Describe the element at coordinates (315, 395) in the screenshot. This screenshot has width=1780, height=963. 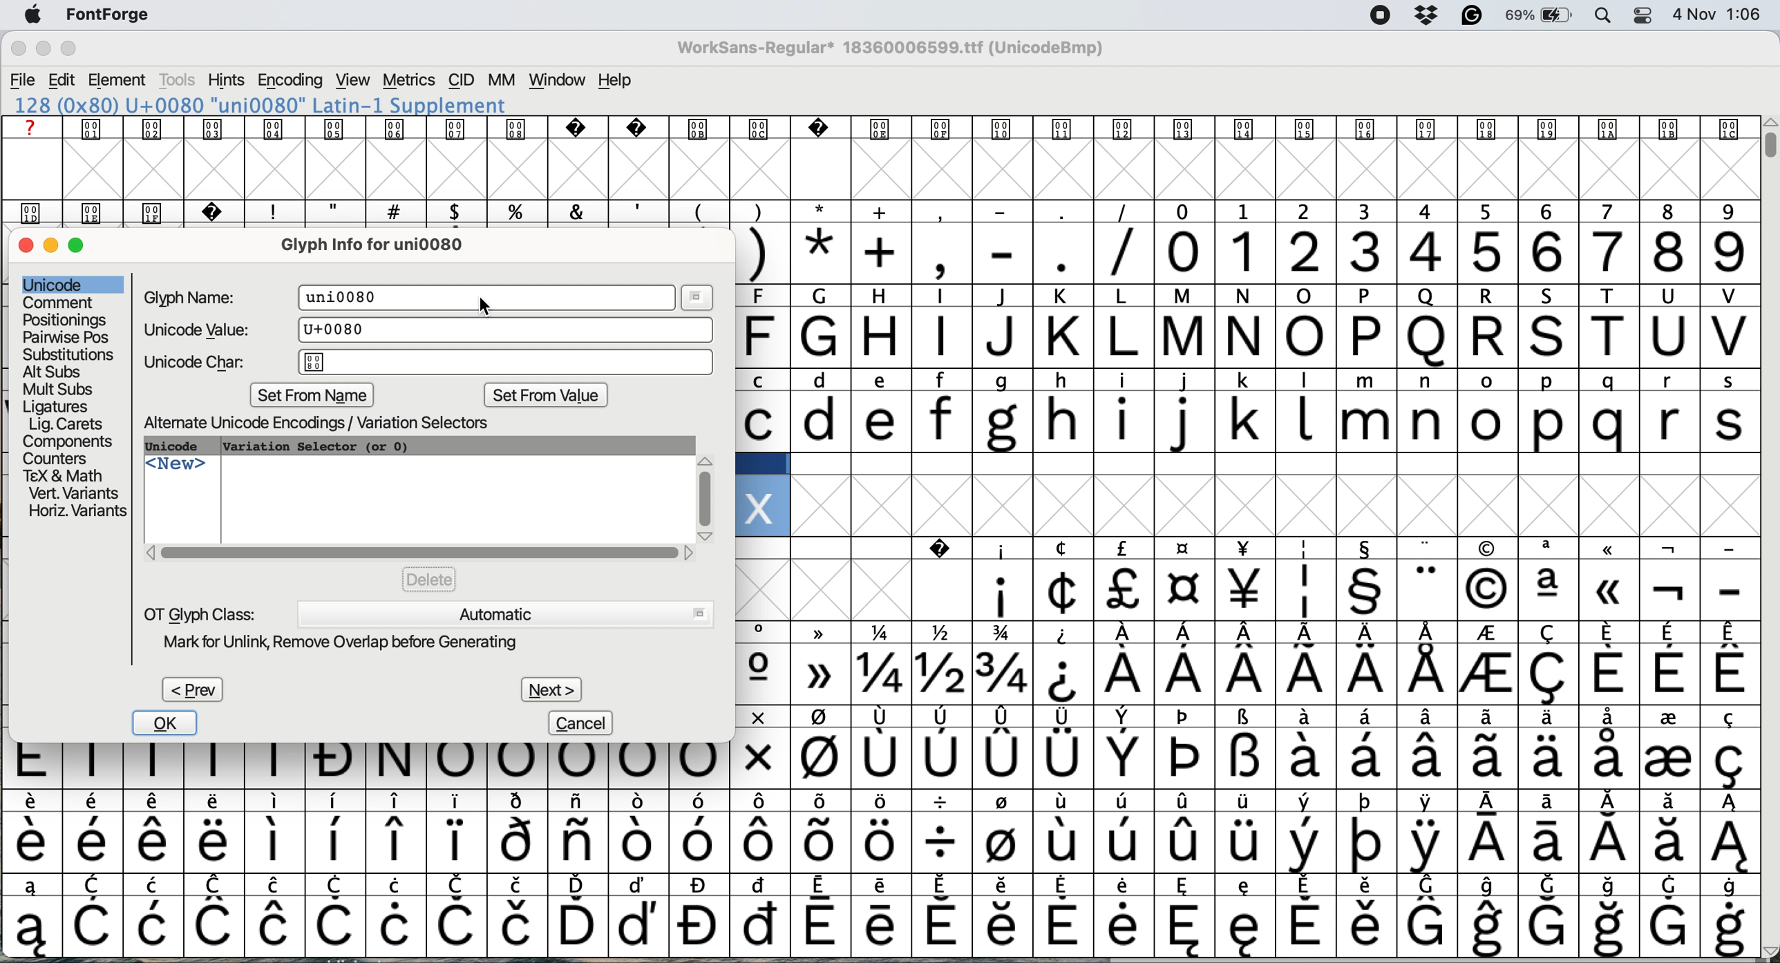
I see `set from name` at that location.